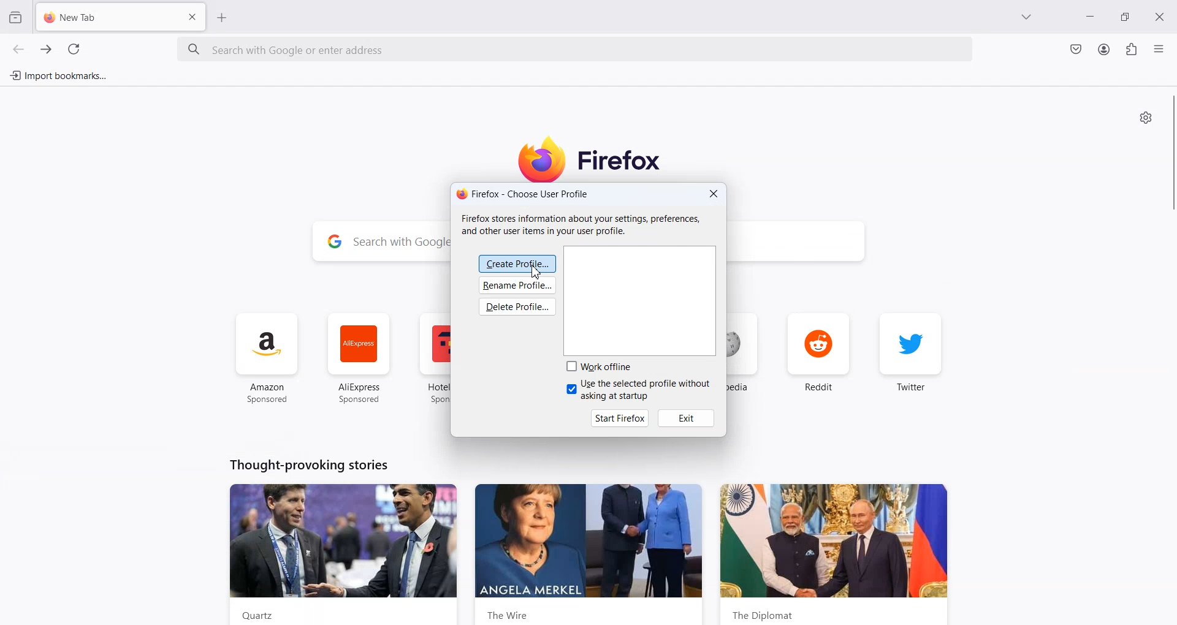 This screenshot has width=1177, height=625. Describe the element at coordinates (639, 390) in the screenshot. I see `Use the selected profile without asking a startup` at that location.